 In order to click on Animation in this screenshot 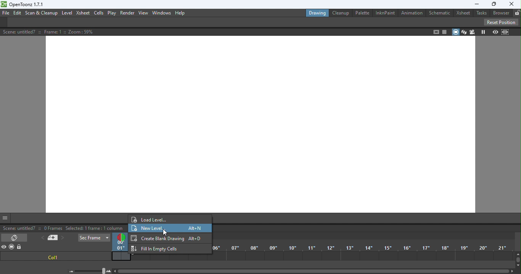, I will do `click(410, 13)`.